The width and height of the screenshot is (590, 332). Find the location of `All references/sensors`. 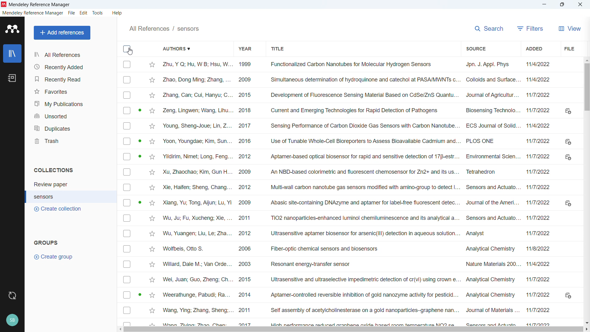

All references/sensors is located at coordinates (165, 30).